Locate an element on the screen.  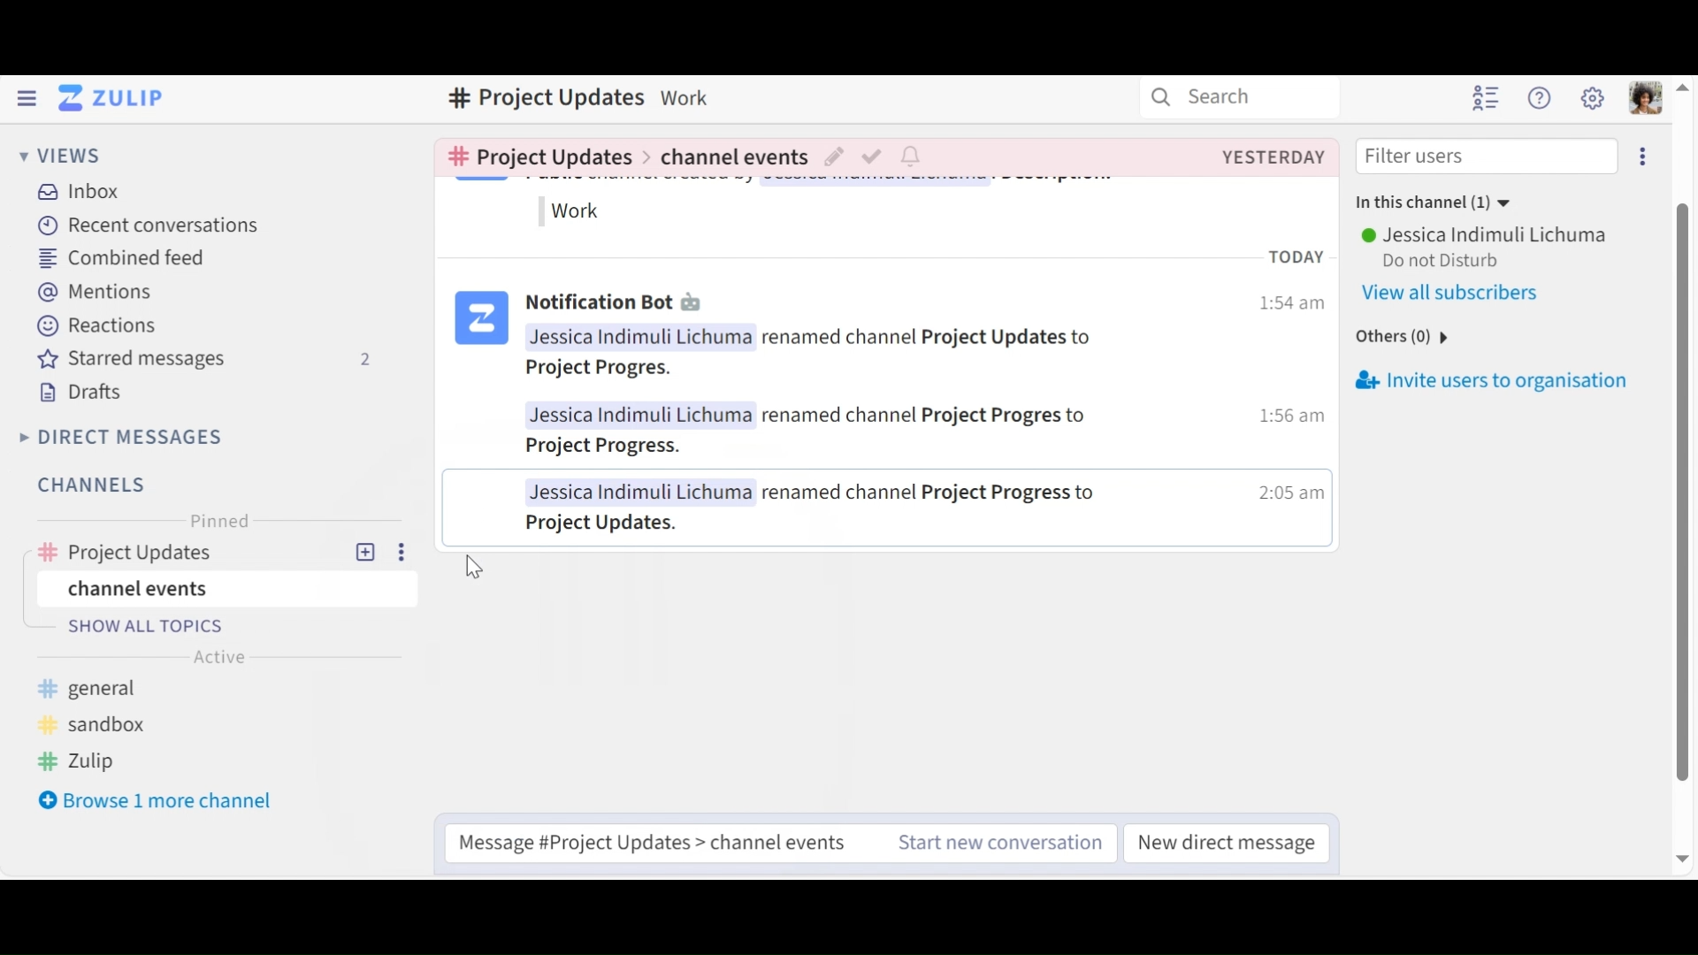
Message #Project Updates > channel events is located at coordinates (659, 843).